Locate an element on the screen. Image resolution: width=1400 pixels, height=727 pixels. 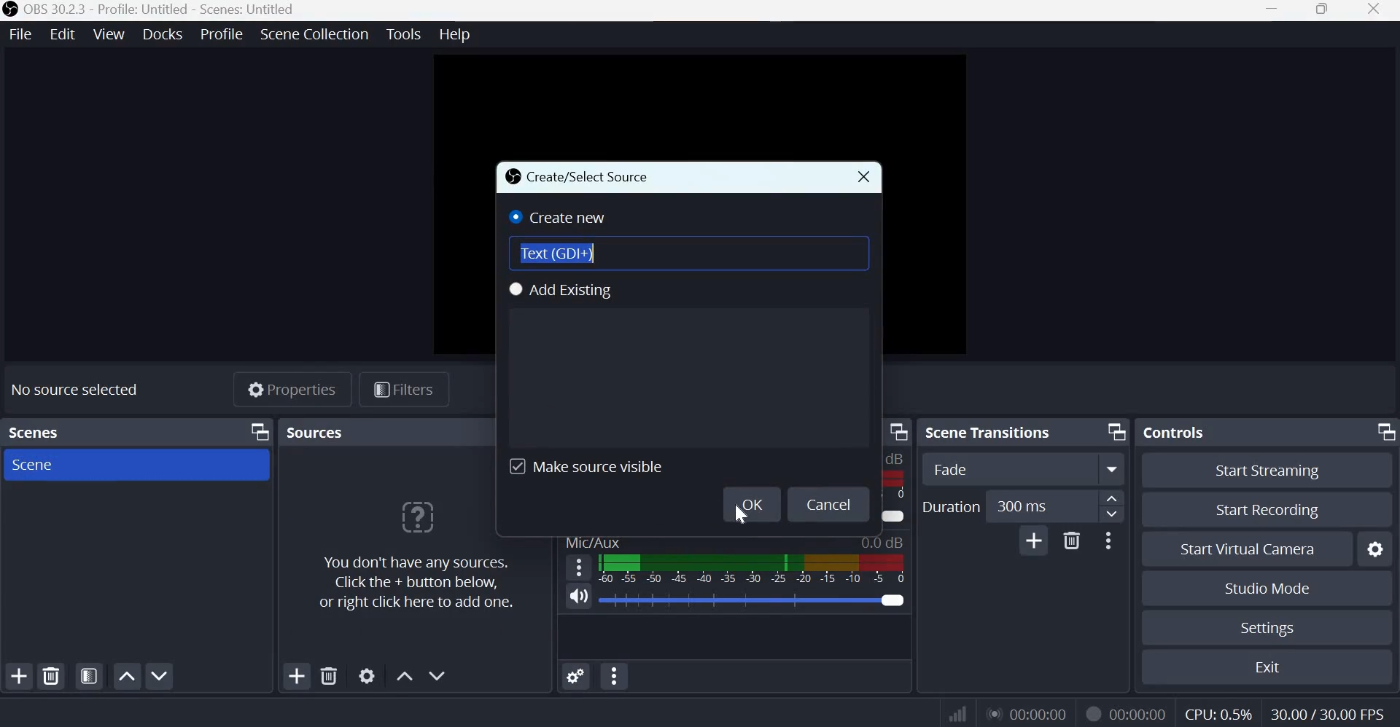
Remove selected sources(s) is located at coordinates (329, 675).